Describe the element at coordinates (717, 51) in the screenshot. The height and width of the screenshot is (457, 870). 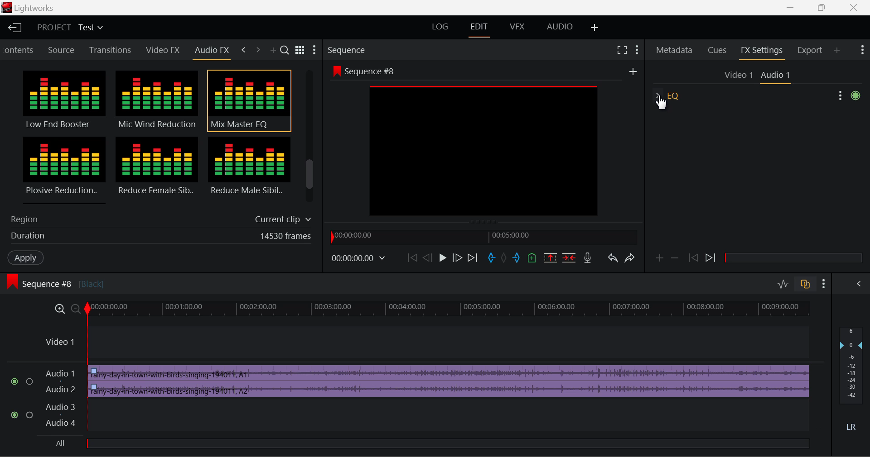
I see `Cues` at that location.